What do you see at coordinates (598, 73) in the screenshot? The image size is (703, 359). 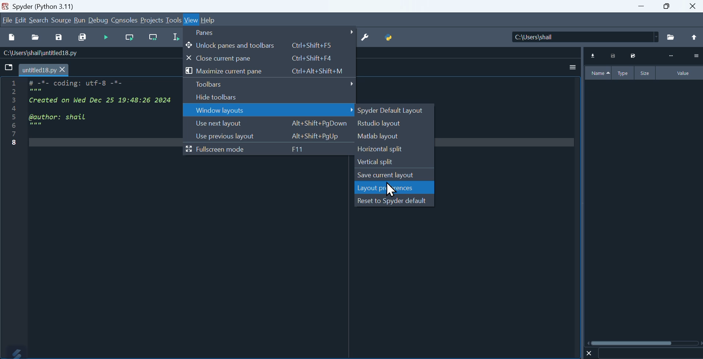 I see `Name` at bounding box center [598, 73].